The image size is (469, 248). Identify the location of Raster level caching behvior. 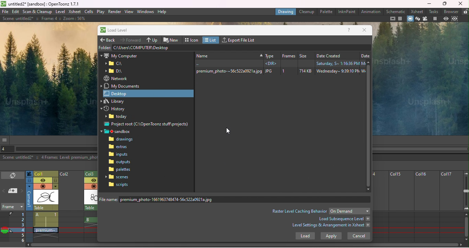
(299, 211).